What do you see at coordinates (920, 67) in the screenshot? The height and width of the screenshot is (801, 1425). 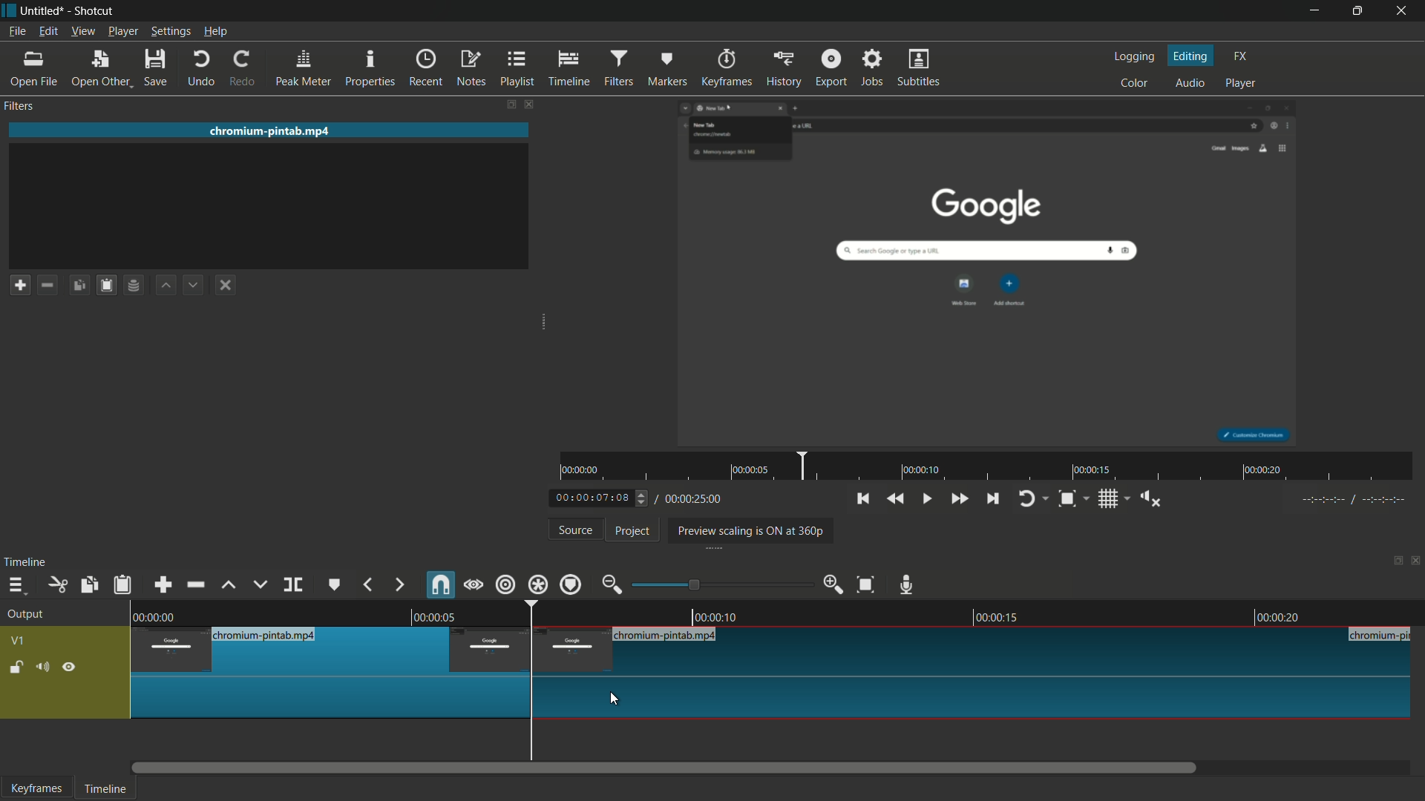 I see `subtitles` at bounding box center [920, 67].